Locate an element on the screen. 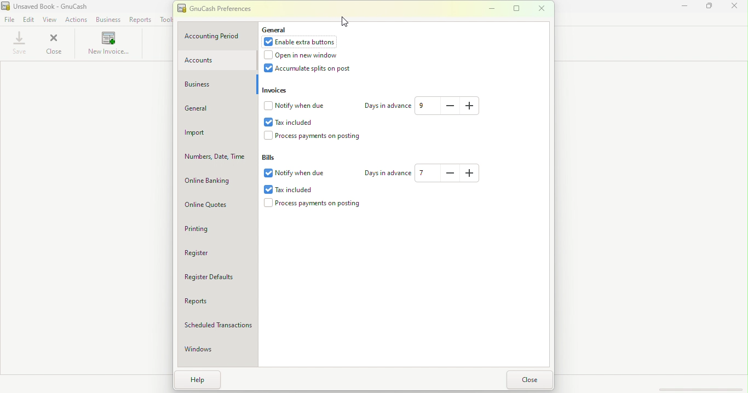 Image resolution: width=748 pixels, height=393 pixels. Notify when due is located at coordinates (295, 107).